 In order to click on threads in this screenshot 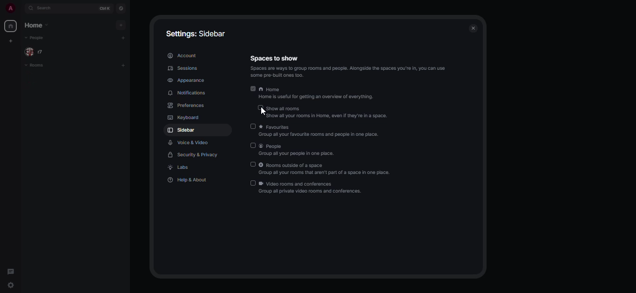, I will do `click(10, 271)`.